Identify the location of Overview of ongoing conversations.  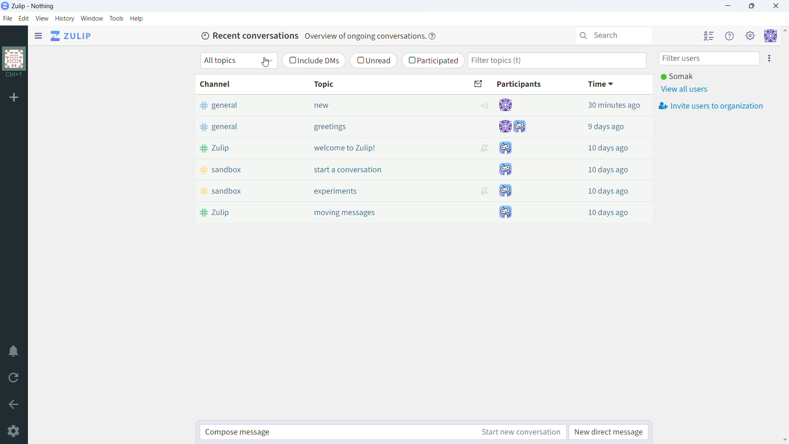
(364, 36).